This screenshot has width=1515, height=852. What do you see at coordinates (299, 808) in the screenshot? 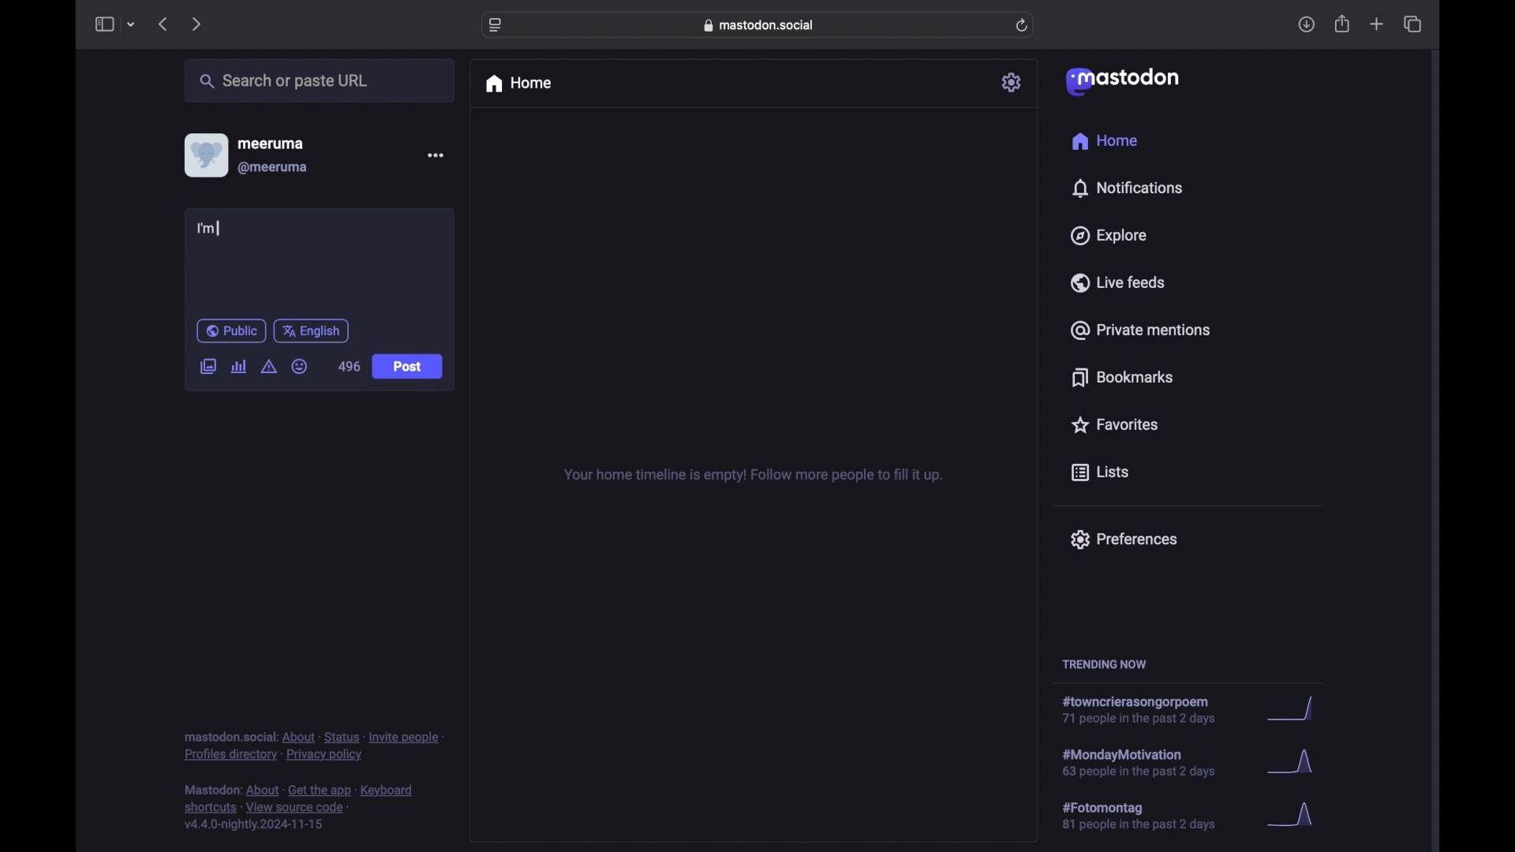
I see `footnote` at bounding box center [299, 808].